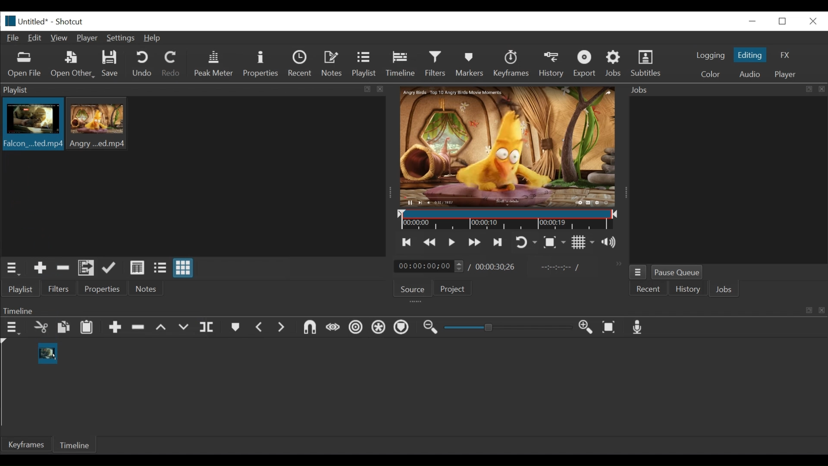  What do you see at coordinates (612, 243) in the screenshot?
I see `show volume control` at bounding box center [612, 243].